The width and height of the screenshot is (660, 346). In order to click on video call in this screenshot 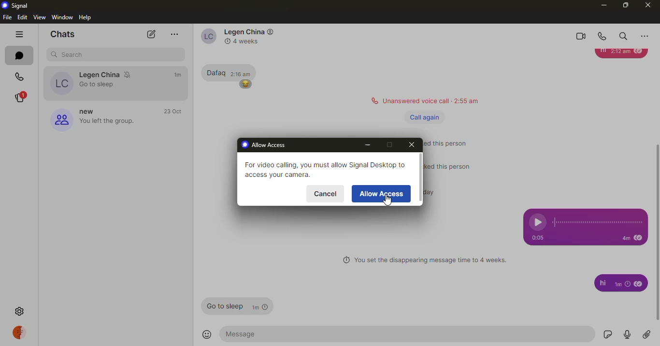, I will do `click(582, 35)`.